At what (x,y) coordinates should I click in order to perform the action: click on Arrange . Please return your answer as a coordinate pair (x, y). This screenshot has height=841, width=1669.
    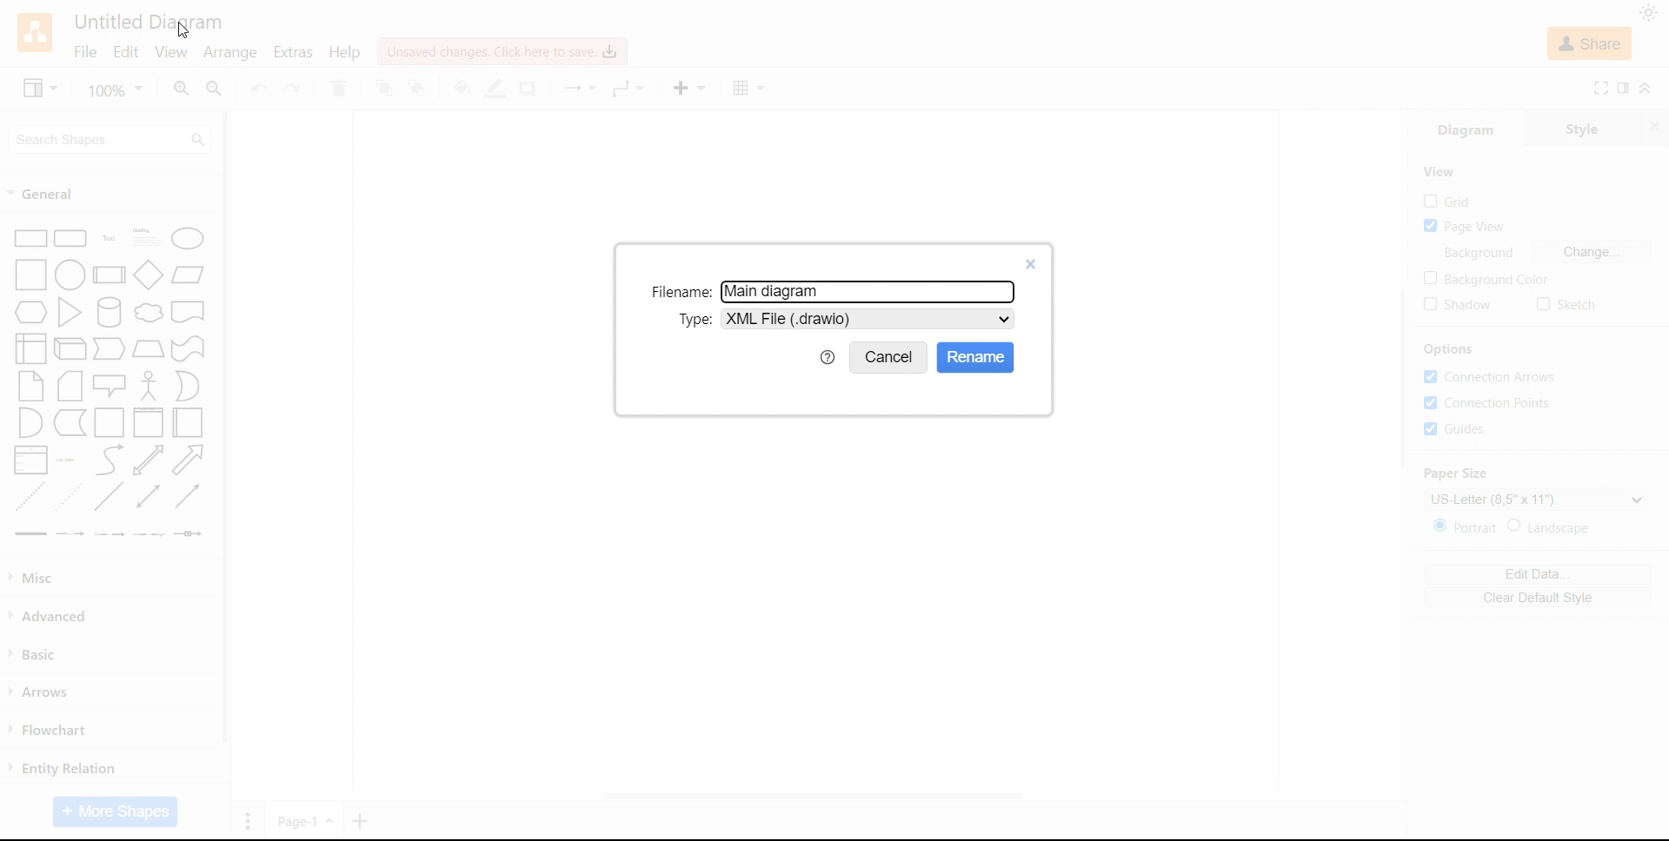
    Looking at the image, I should click on (229, 53).